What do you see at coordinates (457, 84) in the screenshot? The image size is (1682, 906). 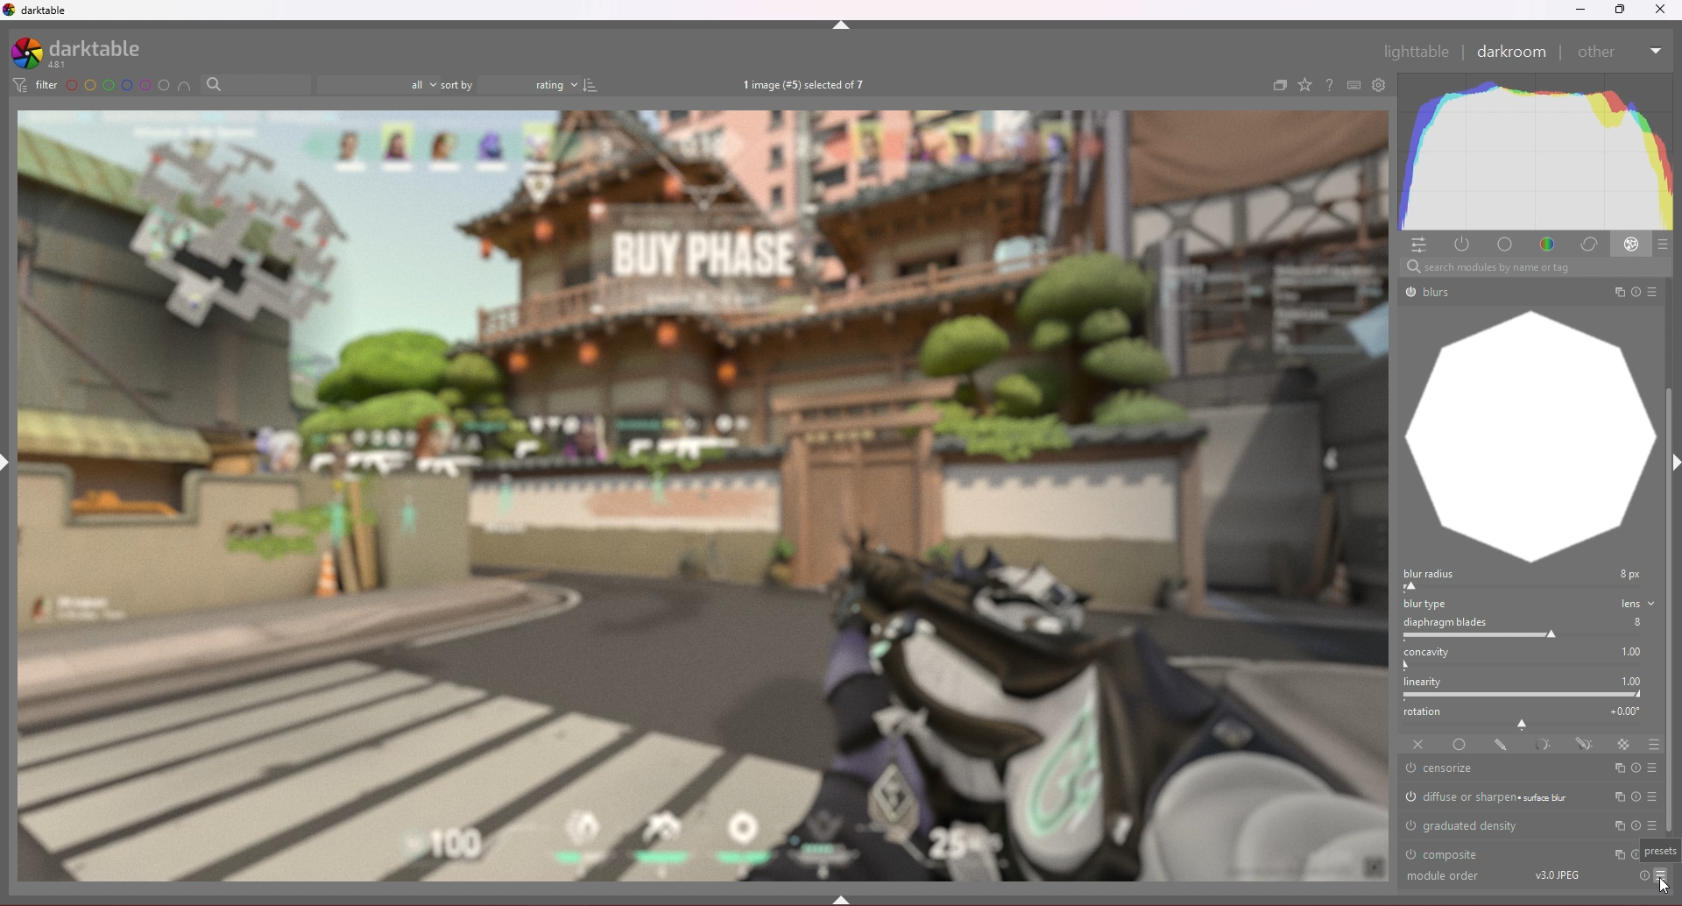 I see `sort by` at bounding box center [457, 84].